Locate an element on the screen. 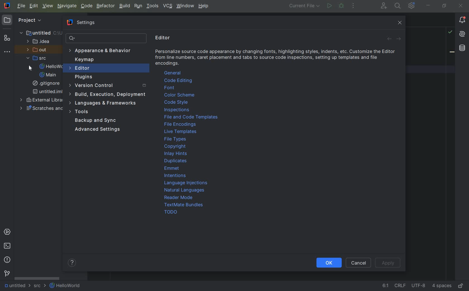 The height and width of the screenshot is (291, 469). close is located at coordinates (461, 6).